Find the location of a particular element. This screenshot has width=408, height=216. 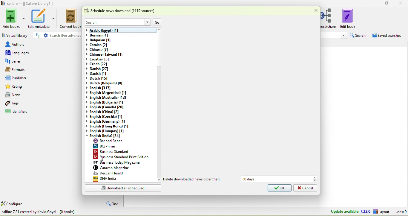

dutch(belgium)[8] is located at coordinates (106, 83).